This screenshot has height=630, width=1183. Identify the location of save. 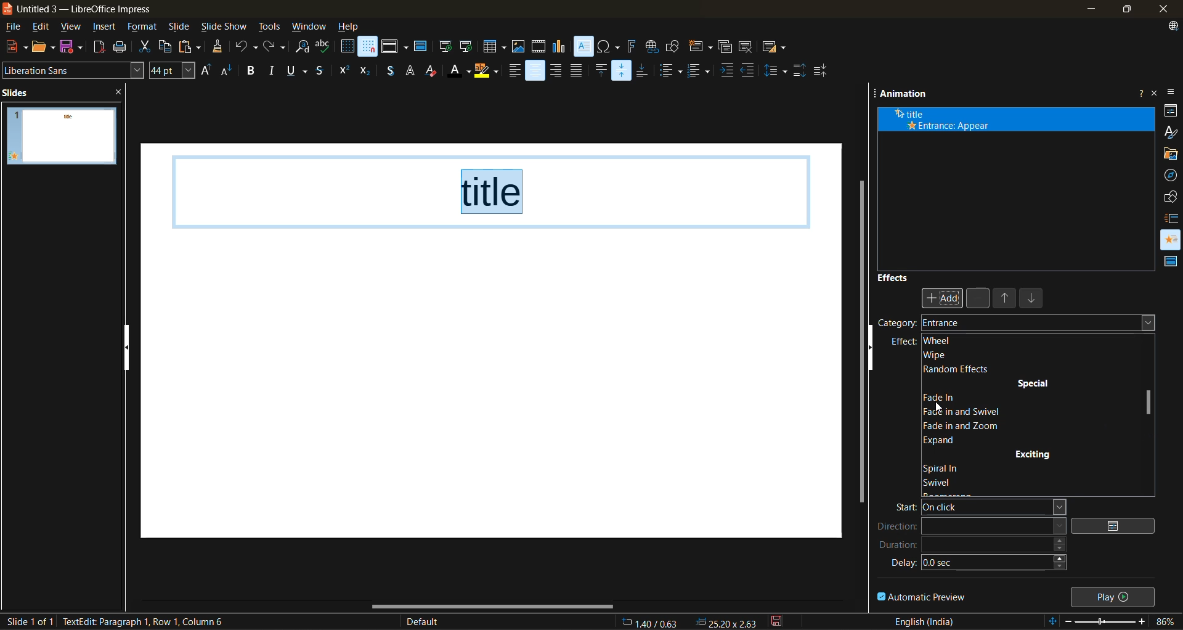
(73, 46).